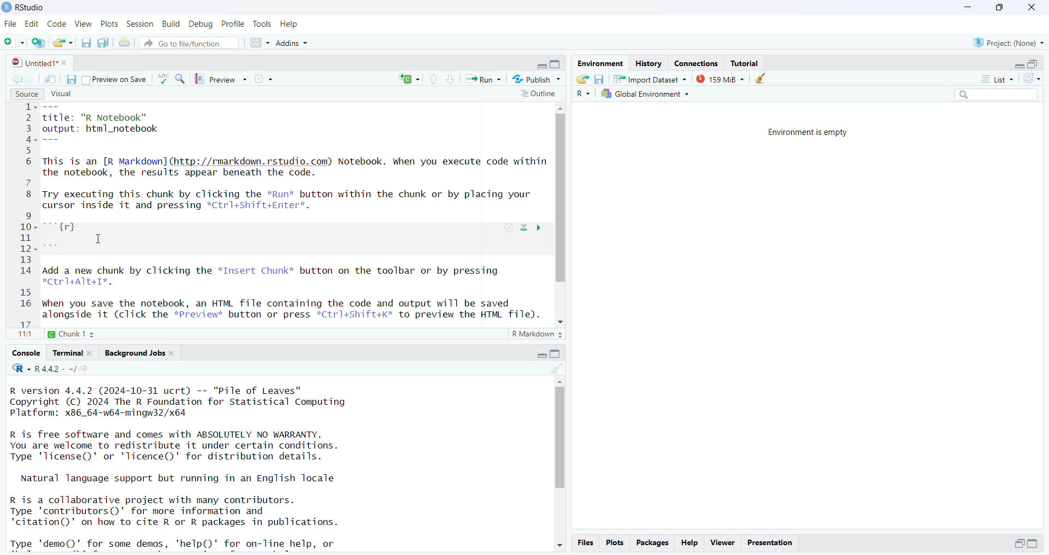  What do you see at coordinates (72, 79) in the screenshot?
I see `save current document` at bounding box center [72, 79].